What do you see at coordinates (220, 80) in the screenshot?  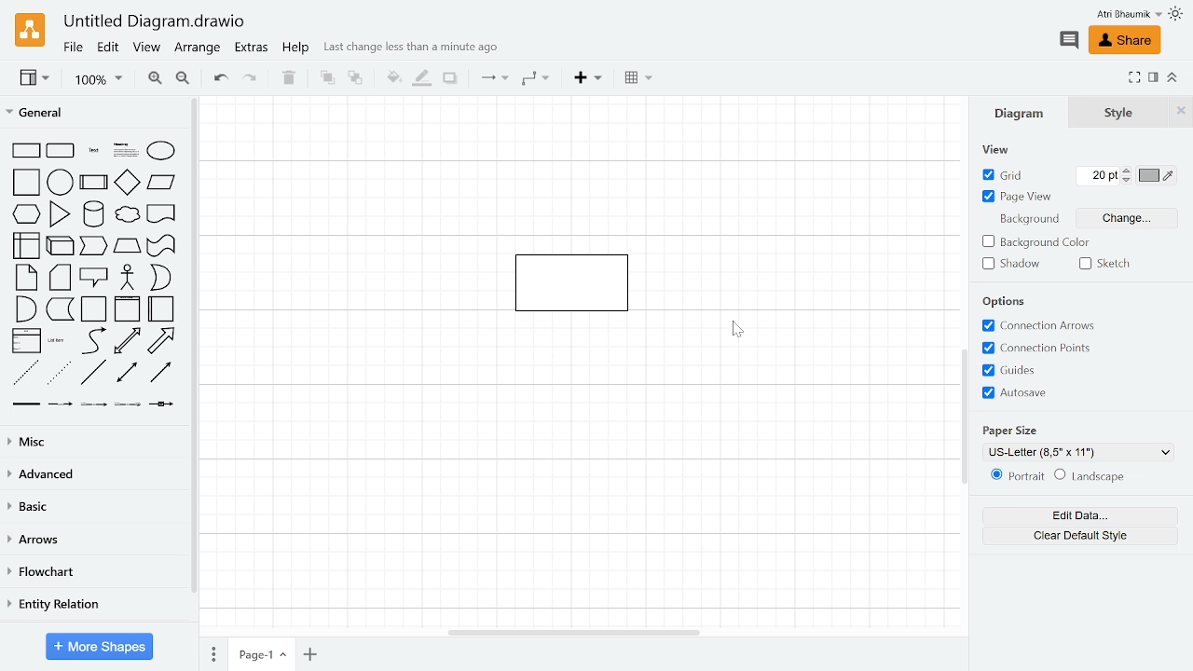 I see `Undo` at bounding box center [220, 80].